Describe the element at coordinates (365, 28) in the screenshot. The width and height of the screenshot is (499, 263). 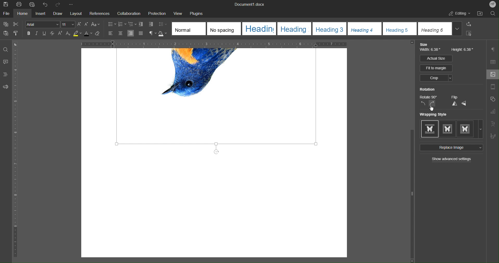
I see `Heading 4` at that location.